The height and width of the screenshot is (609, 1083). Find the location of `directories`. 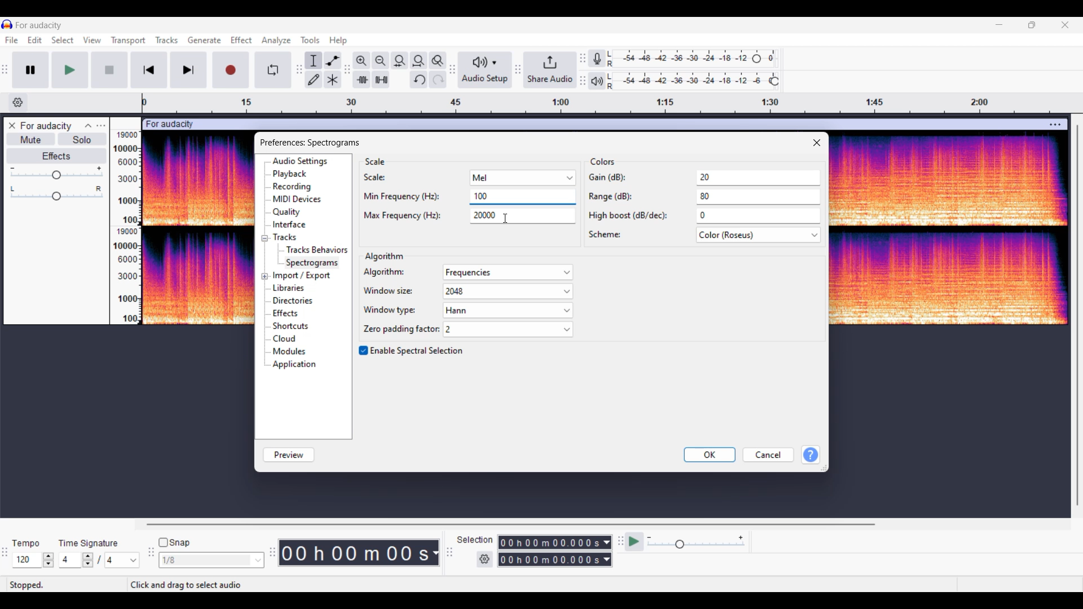

directories is located at coordinates (297, 302).